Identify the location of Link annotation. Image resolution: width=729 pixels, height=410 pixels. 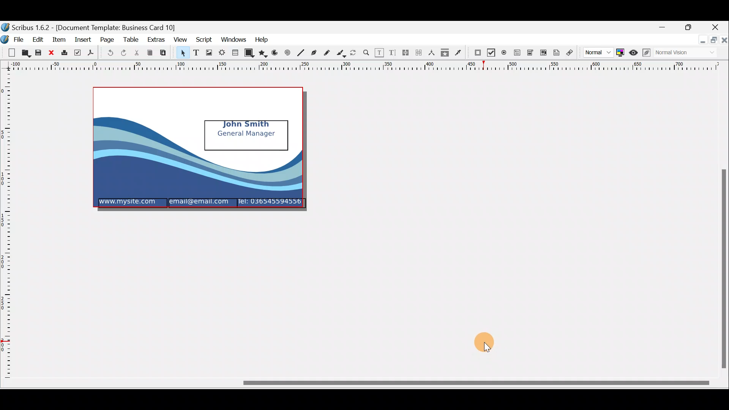
(569, 53).